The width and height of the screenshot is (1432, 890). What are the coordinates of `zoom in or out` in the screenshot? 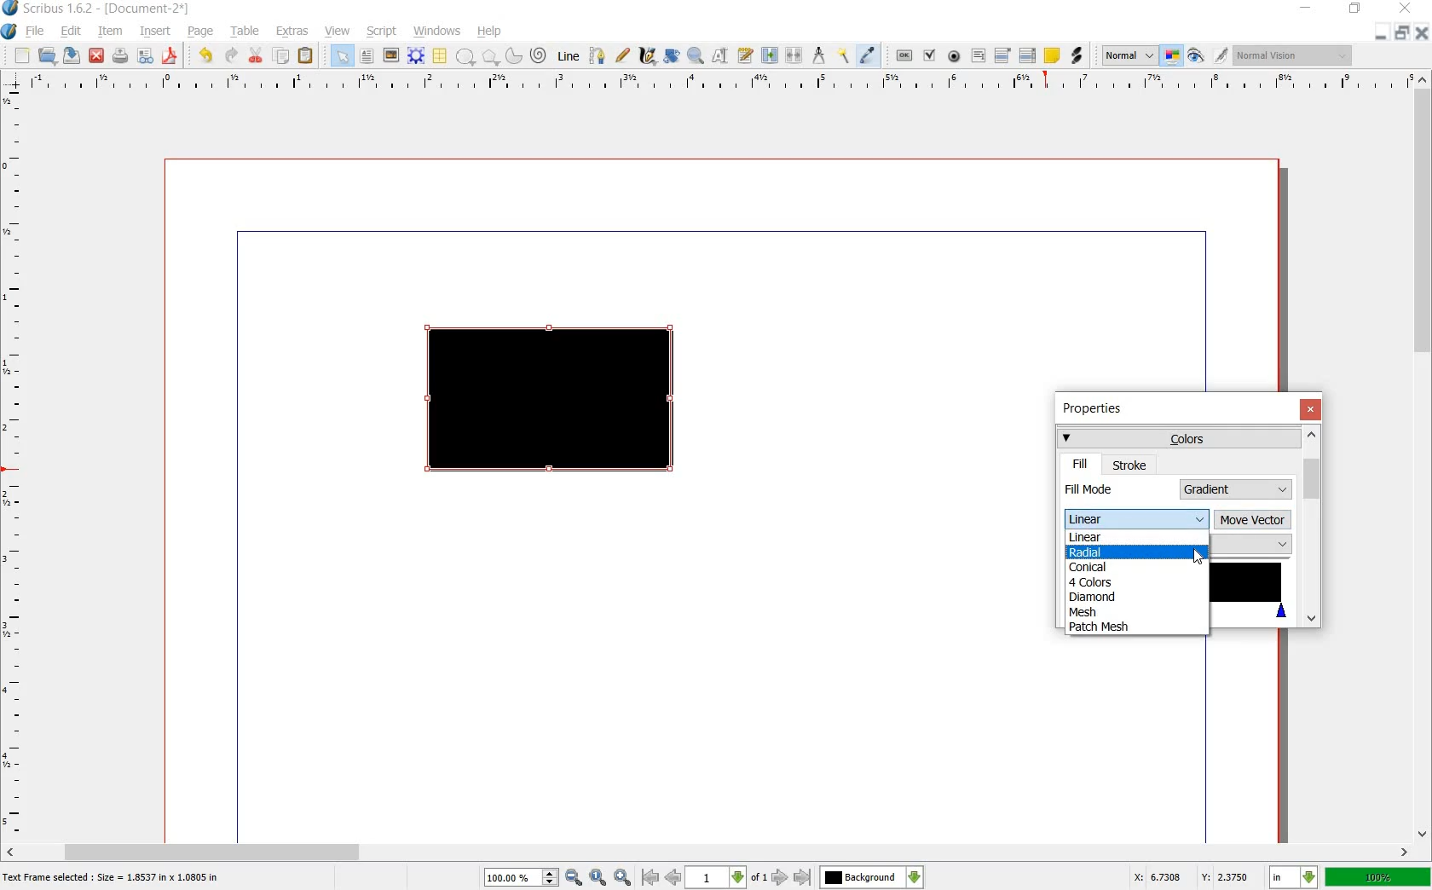 It's located at (695, 57).